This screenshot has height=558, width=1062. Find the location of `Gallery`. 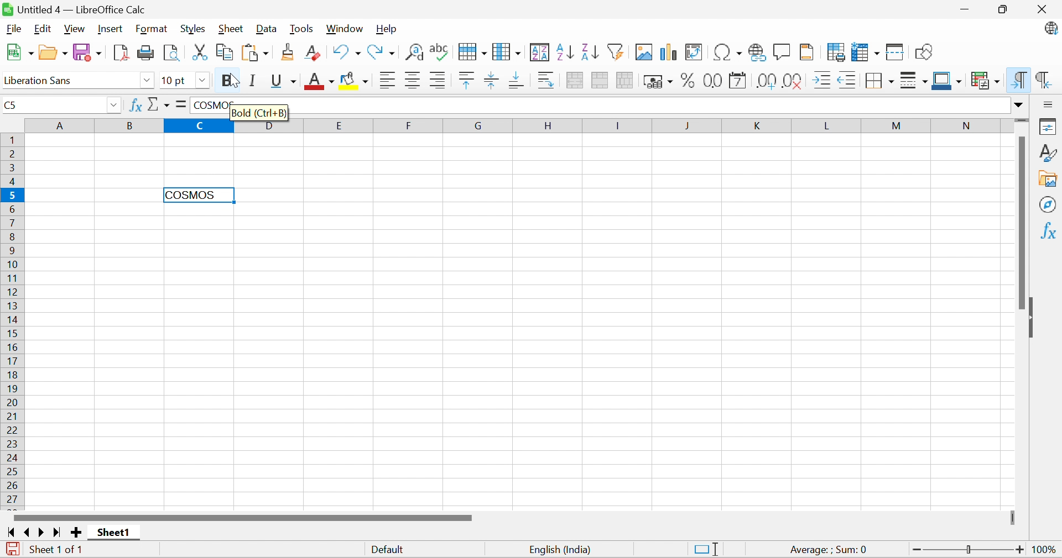

Gallery is located at coordinates (1049, 180).